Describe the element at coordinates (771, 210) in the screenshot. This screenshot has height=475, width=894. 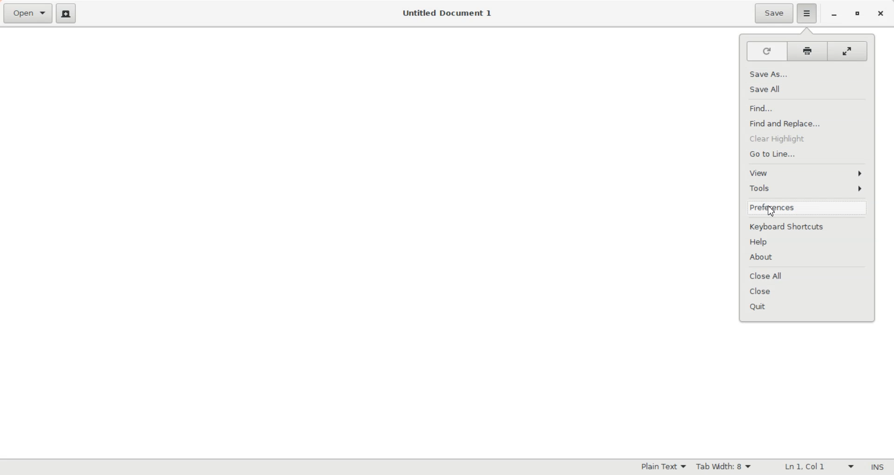
I see `Cursor` at that location.